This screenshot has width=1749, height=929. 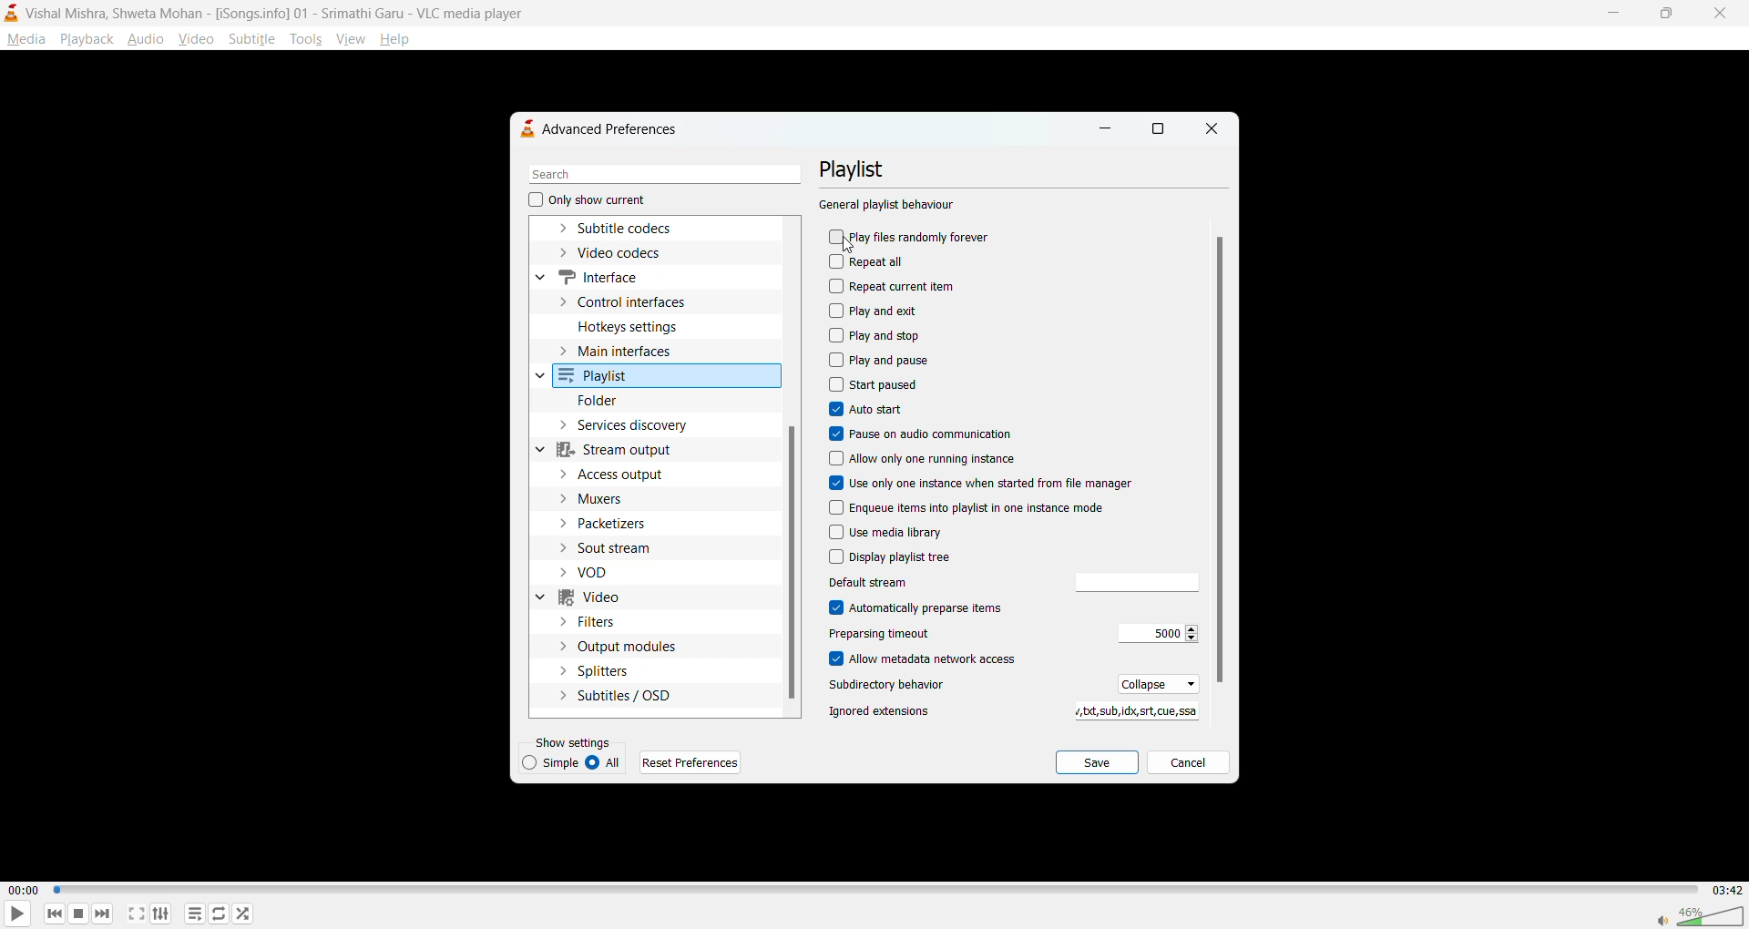 What do you see at coordinates (398, 41) in the screenshot?
I see `help` at bounding box center [398, 41].